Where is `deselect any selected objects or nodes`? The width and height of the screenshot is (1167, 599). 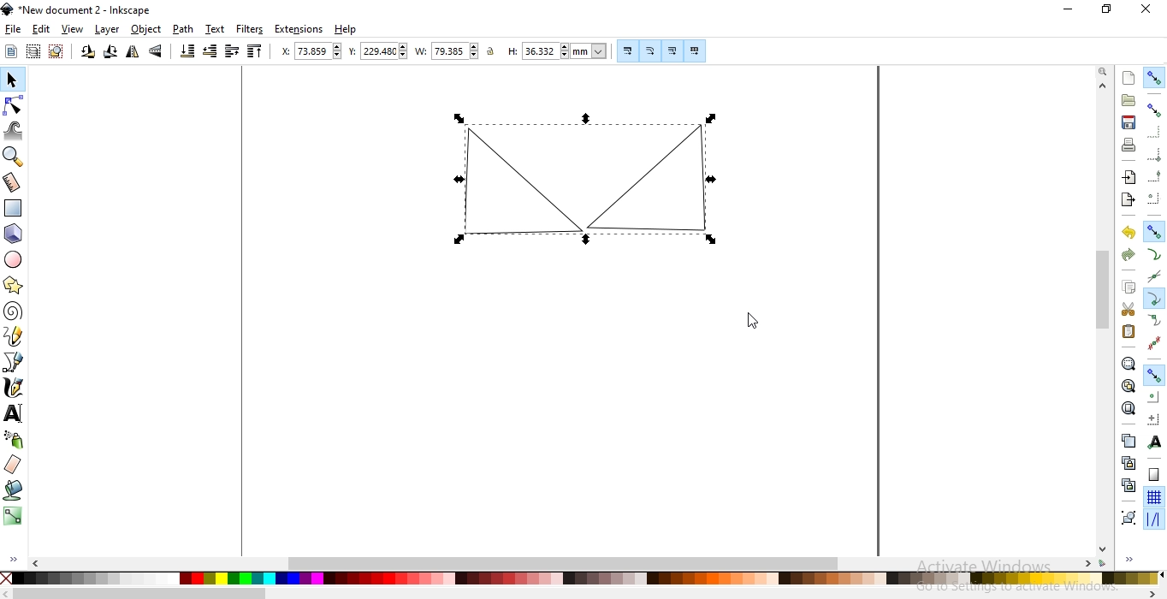 deselect any selected objects or nodes is located at coordinates (57, 52).